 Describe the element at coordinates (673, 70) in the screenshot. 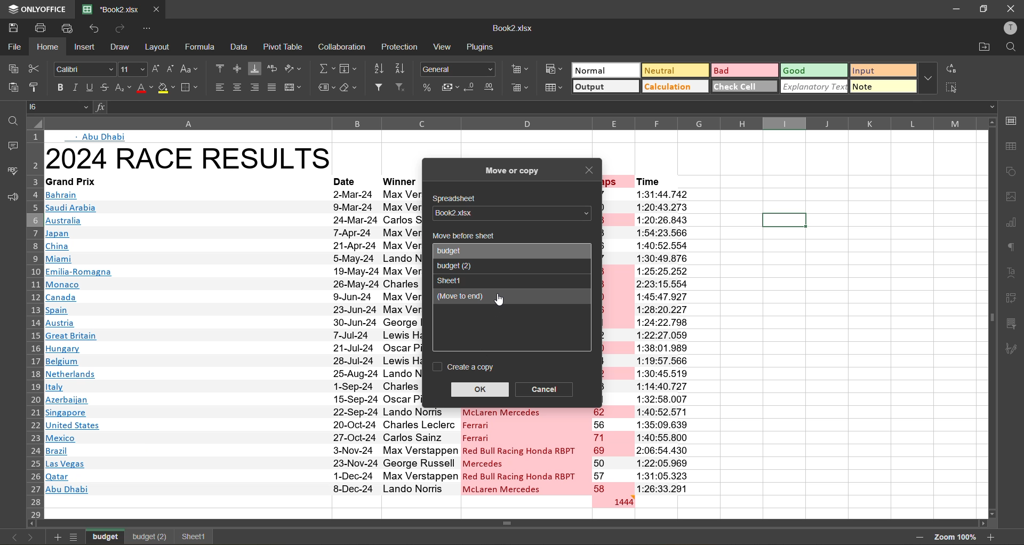

I see `neutral` at that location.